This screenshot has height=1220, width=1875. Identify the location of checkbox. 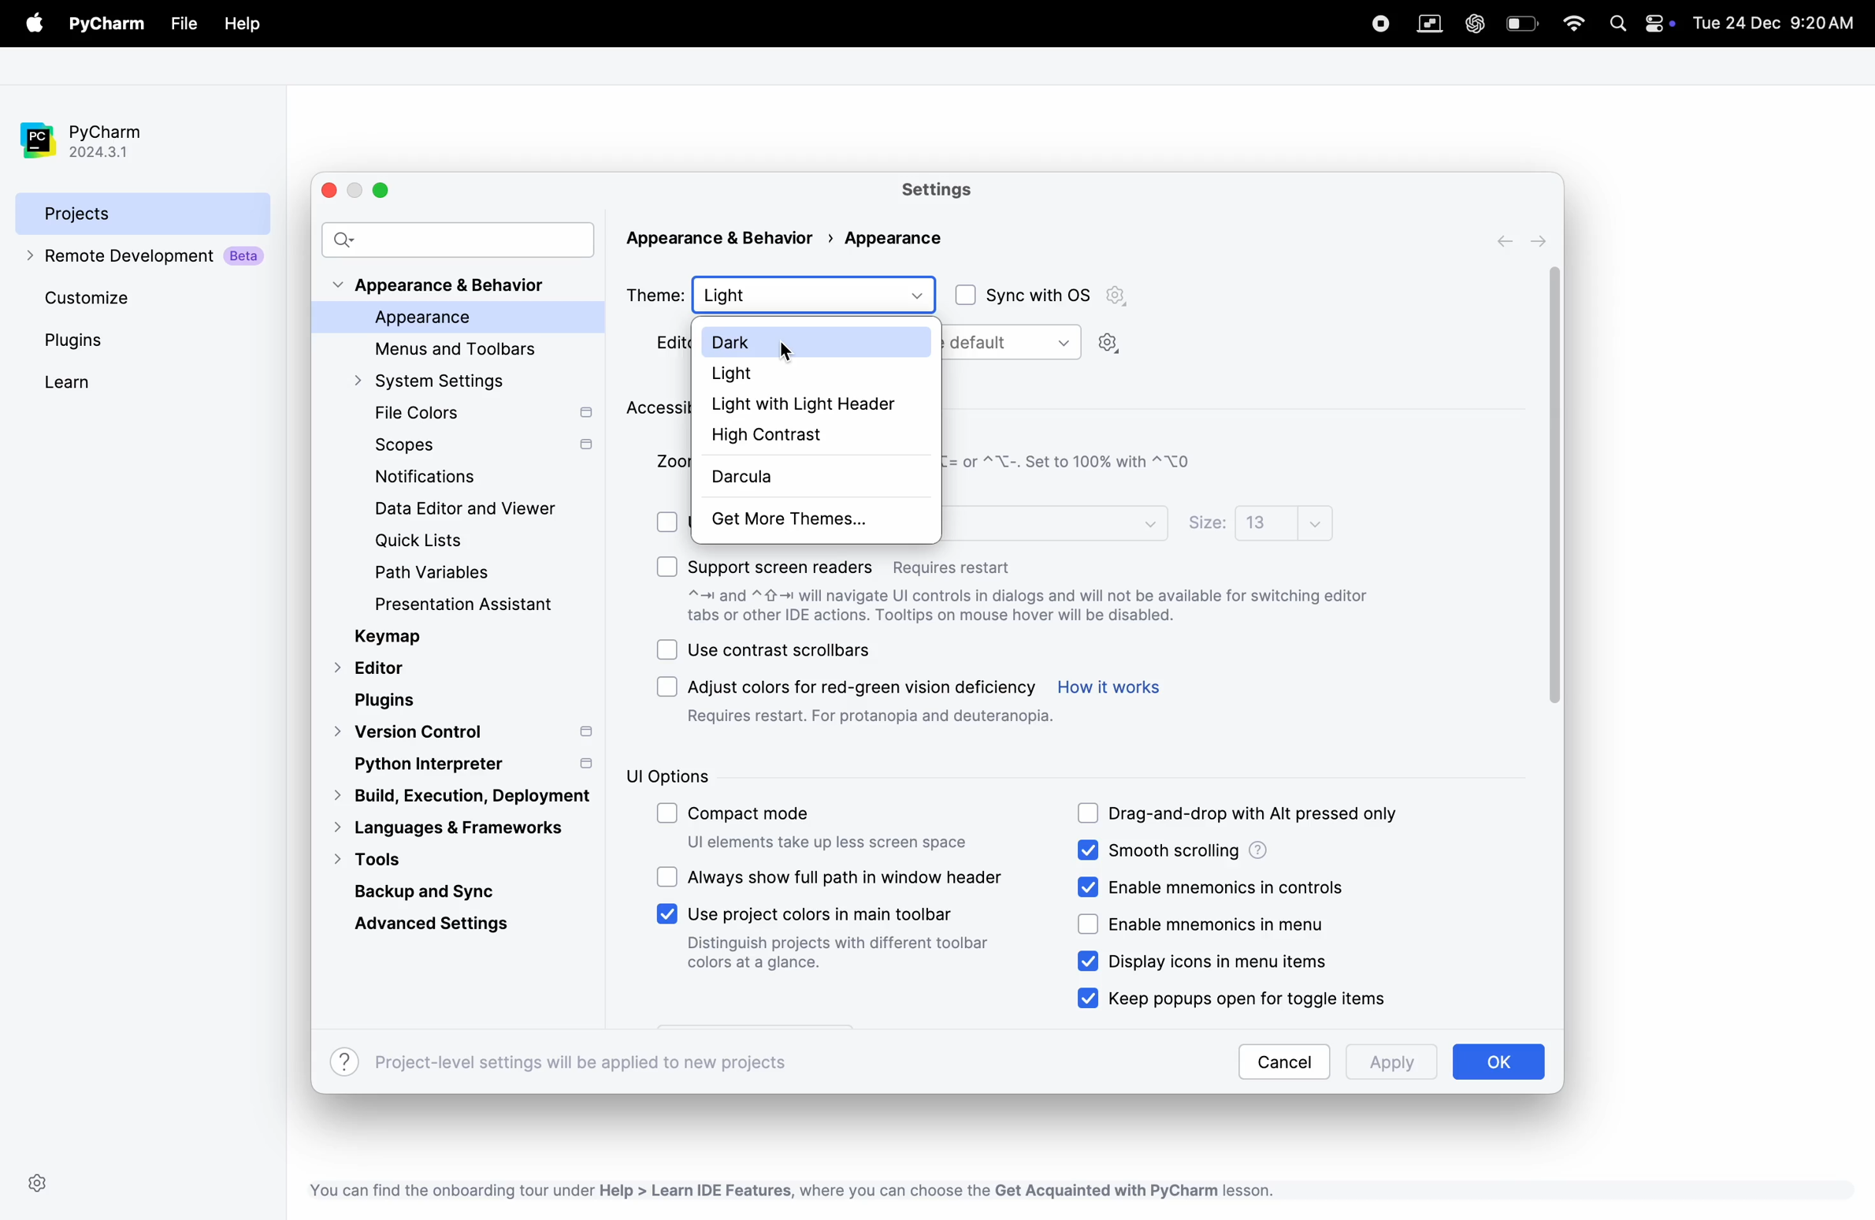
(667, 914).